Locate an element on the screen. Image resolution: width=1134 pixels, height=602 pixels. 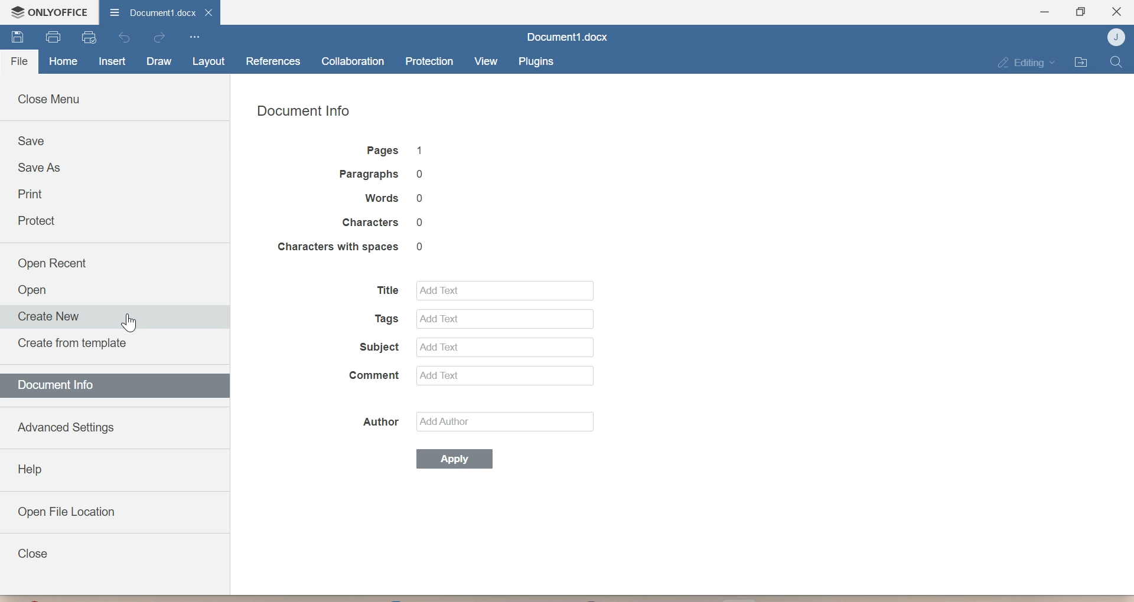
Onlyoffice is located at coordinates (60, 11).